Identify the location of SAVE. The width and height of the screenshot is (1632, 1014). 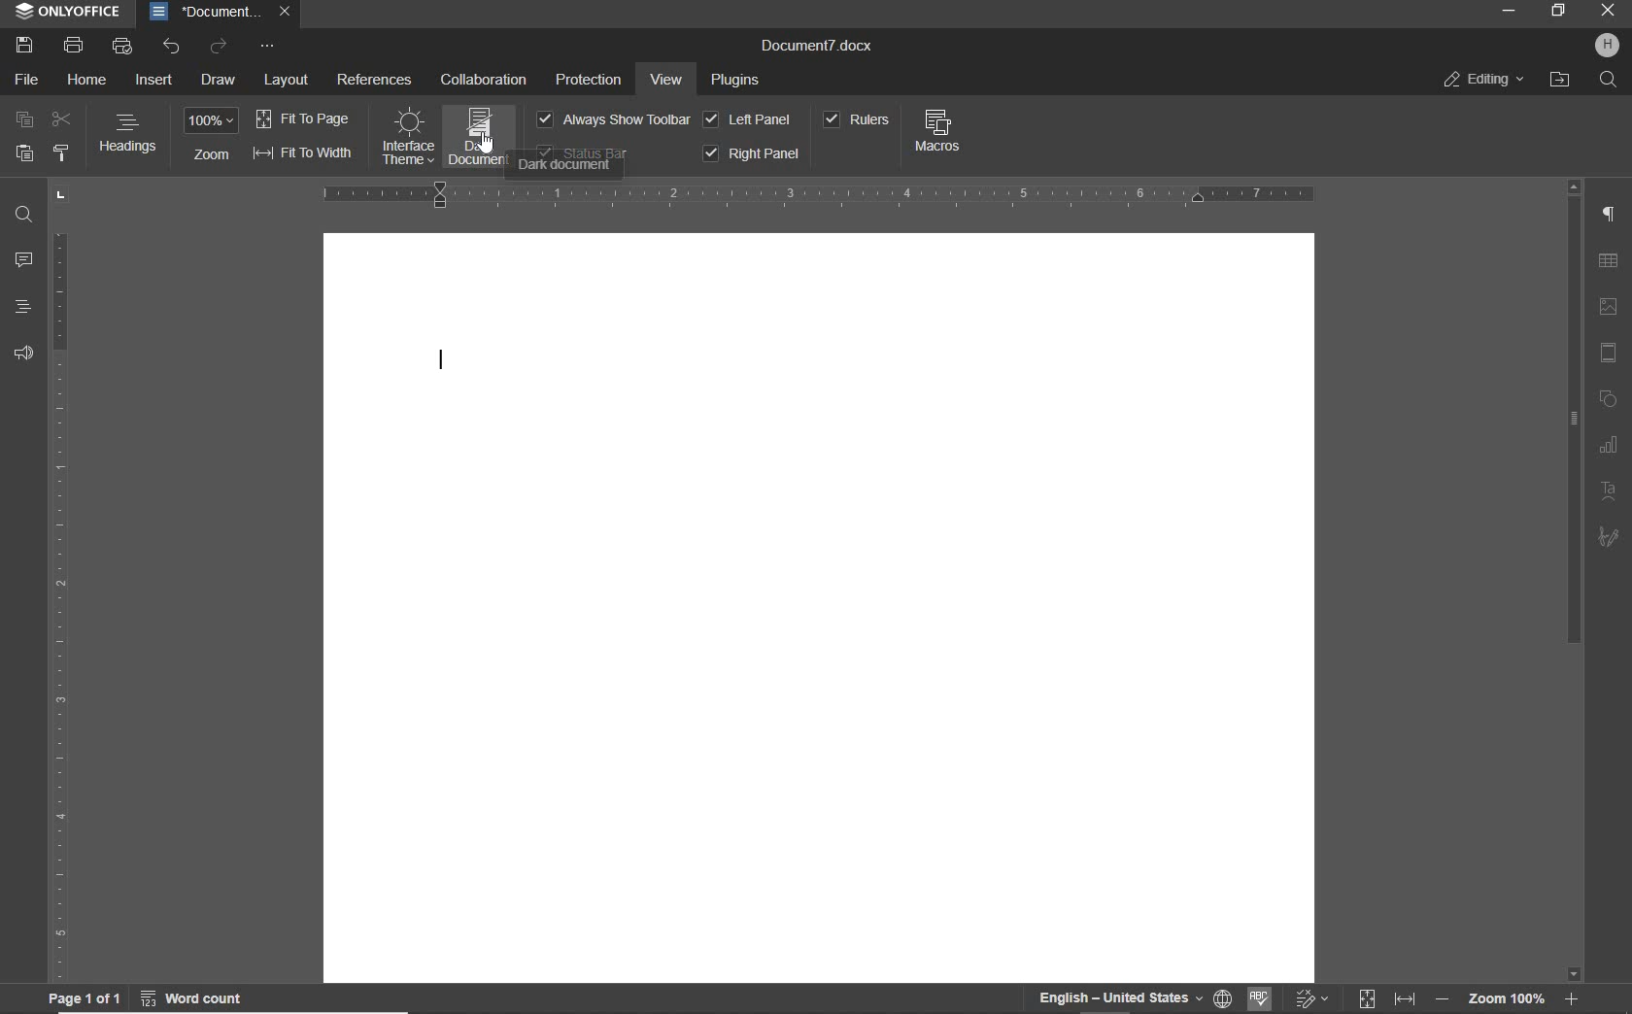
(24, 46).